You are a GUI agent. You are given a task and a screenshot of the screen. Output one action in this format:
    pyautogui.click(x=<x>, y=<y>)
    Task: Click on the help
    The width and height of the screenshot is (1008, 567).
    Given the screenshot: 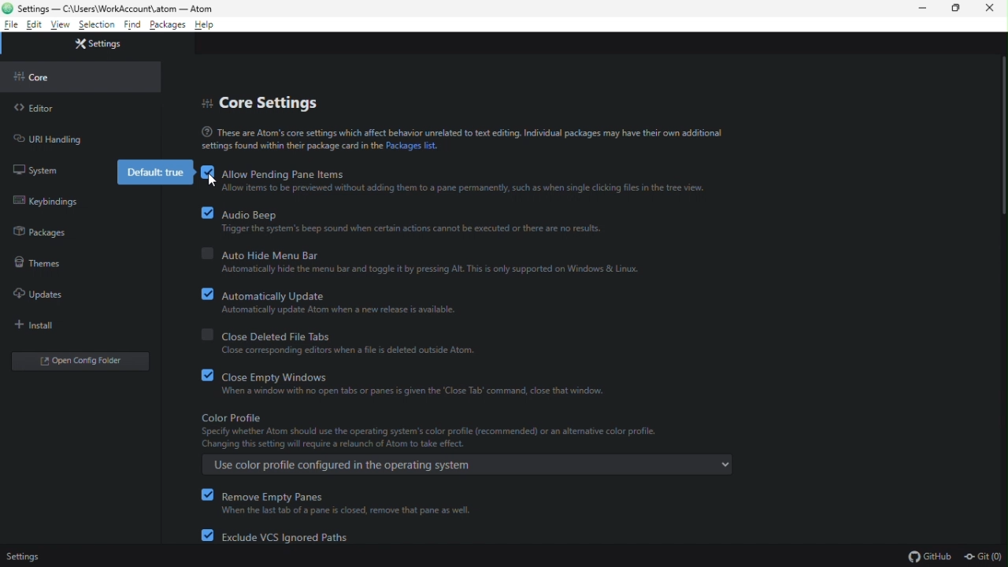 What is the action you would take?
    pyautogui.click(x=209, y=24)
    